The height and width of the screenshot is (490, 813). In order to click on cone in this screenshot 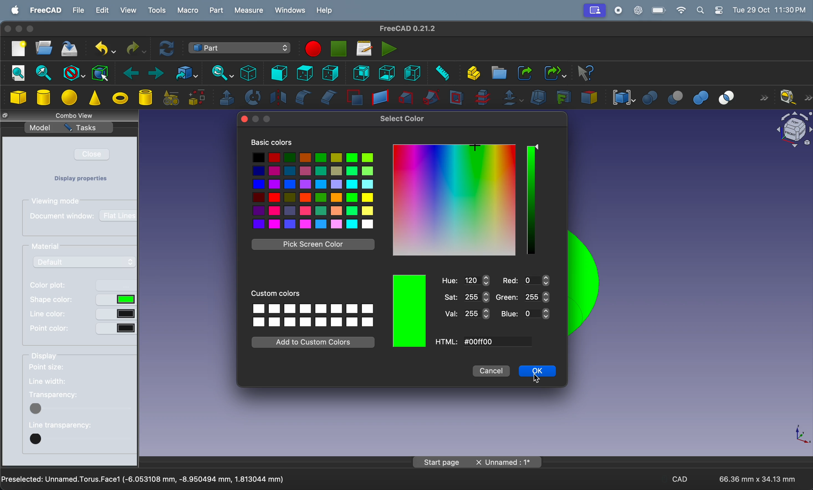, I will do `click(95, 98)`.